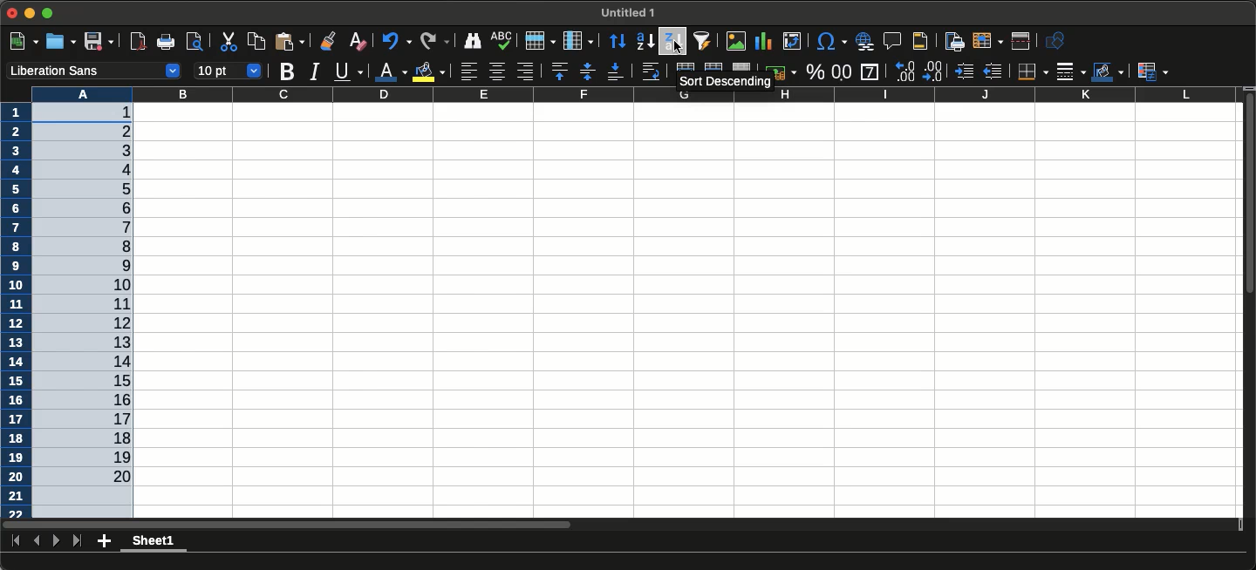  What do you see at coordinates (15, 310) in the screenshot?
I see `Row` at bounding box center [15, 310].